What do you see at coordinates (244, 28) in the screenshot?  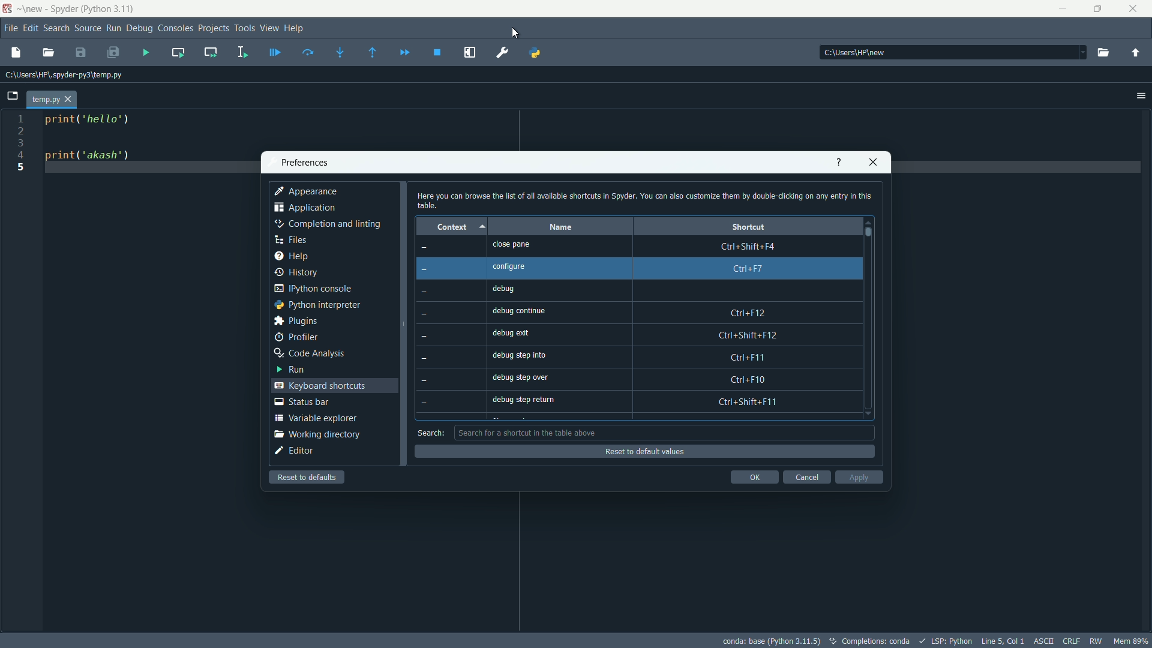 I see `tools menu` at bounding box center [244, 28].